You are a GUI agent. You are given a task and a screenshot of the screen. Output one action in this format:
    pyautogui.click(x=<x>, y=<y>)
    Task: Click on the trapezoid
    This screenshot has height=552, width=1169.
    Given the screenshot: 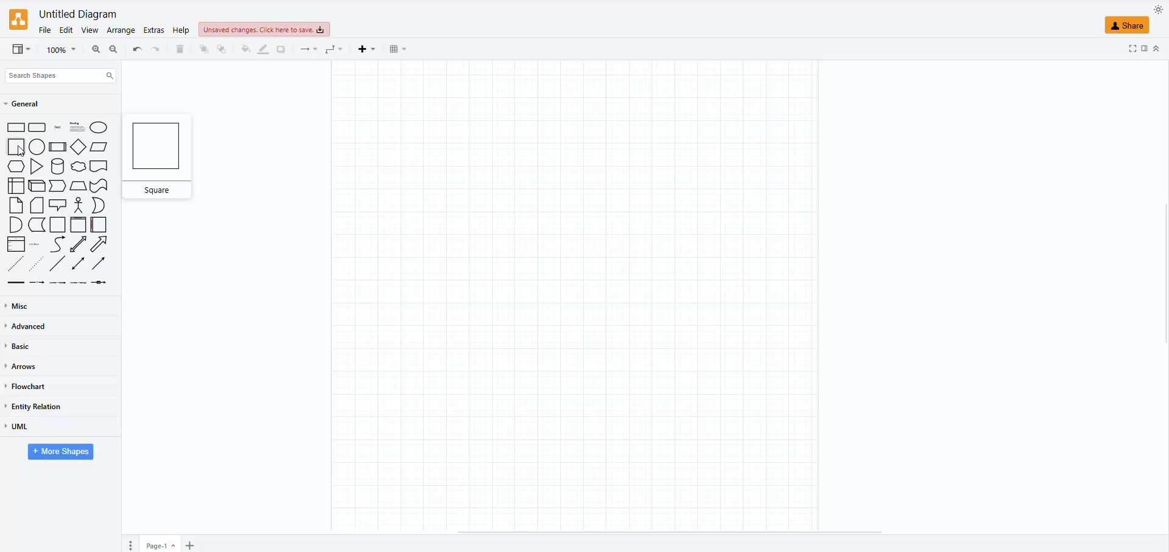 What is the action you would take?
    pyautogui.click(x=78, y=187)
    